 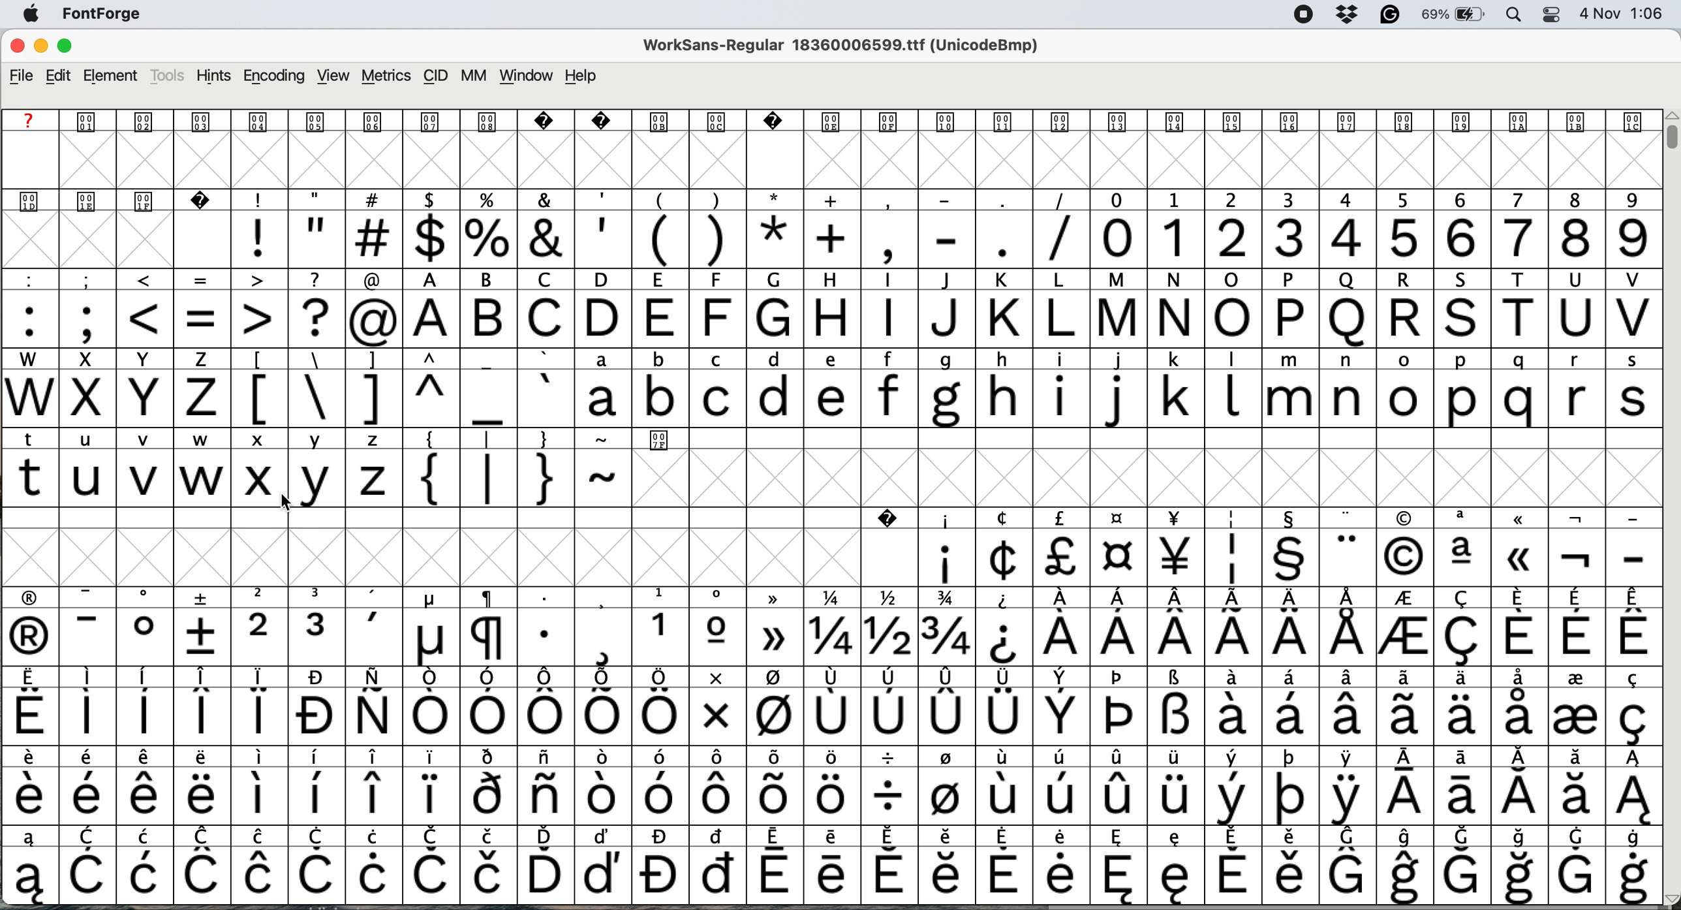 I want to click on special characters, so click(x=429, y=718).